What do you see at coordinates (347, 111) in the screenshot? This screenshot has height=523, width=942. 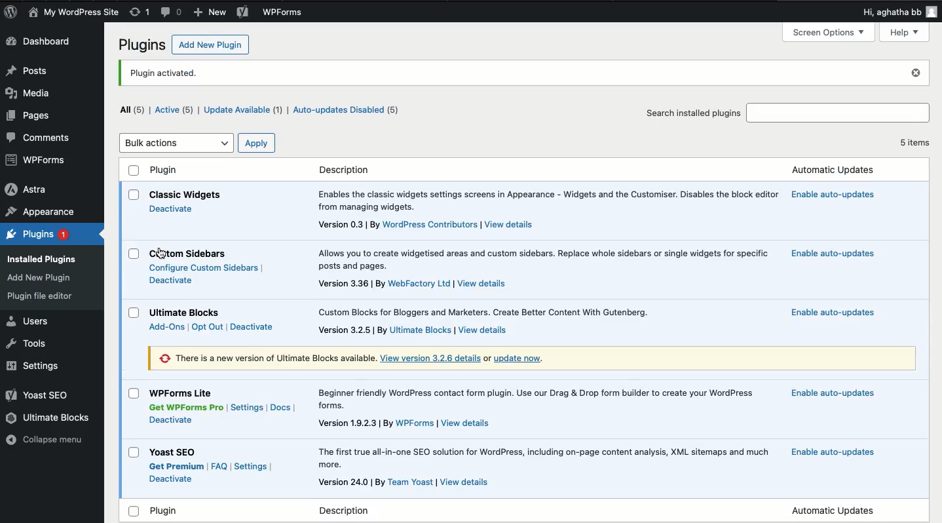 I see `Auto updates disabled` at bounding box center [347, 111].